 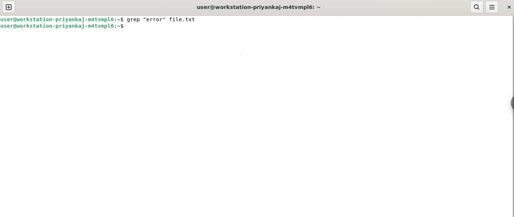 What do you see at coordinates (64, 19) in the screenshot?
I see `user@workstation-priyankaj-m4tvmpl6: ~$` at bounding box center [64, 19].